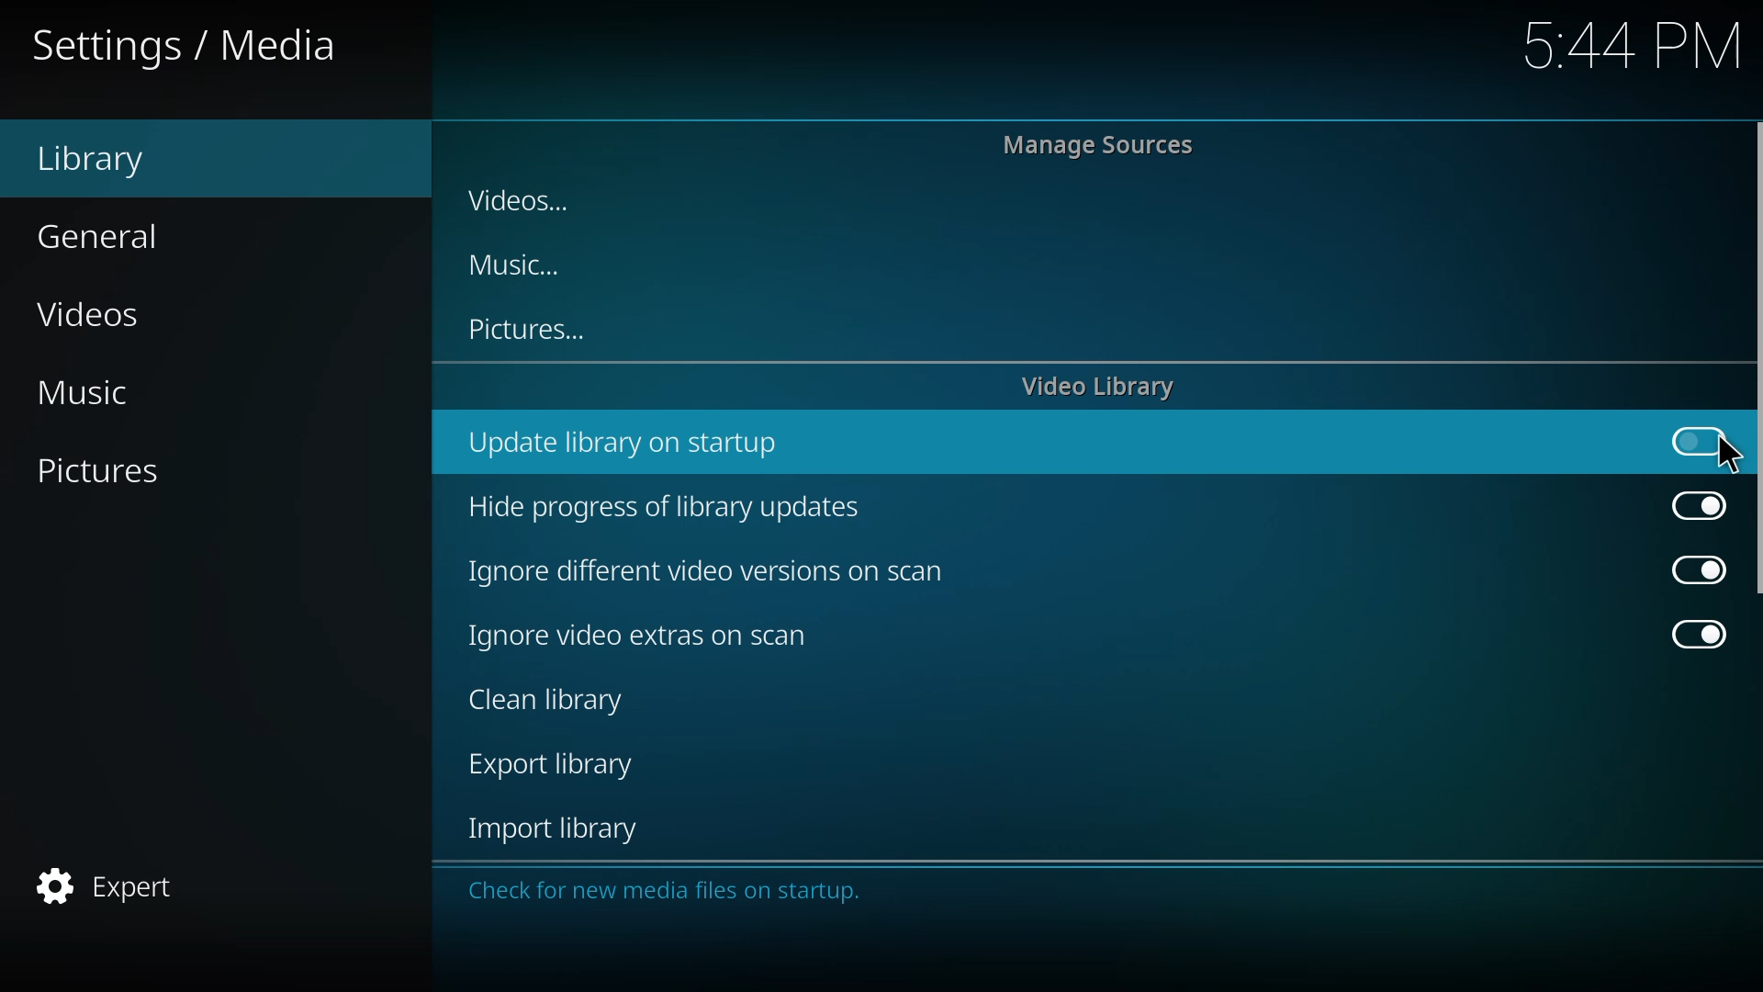 The height and width of the screenshot is (992, 1763). What do you see at coordinates (1104, 387) in the screenshot?
I see `video library` at bounding box center [1104, 387].